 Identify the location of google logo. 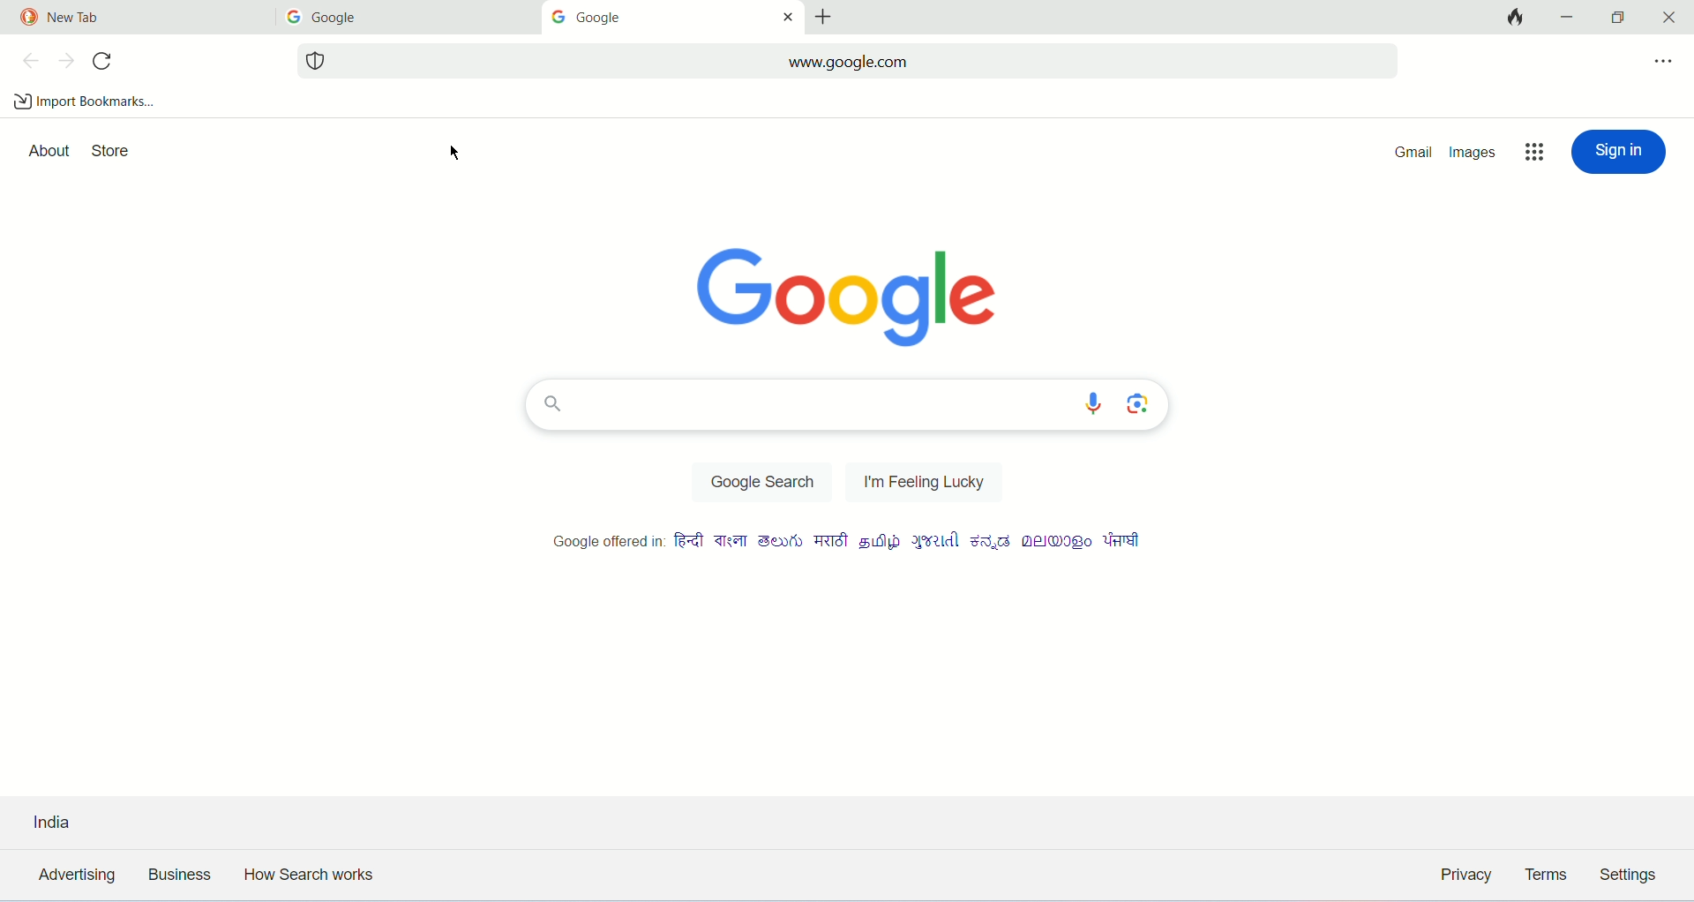
(288, 17).